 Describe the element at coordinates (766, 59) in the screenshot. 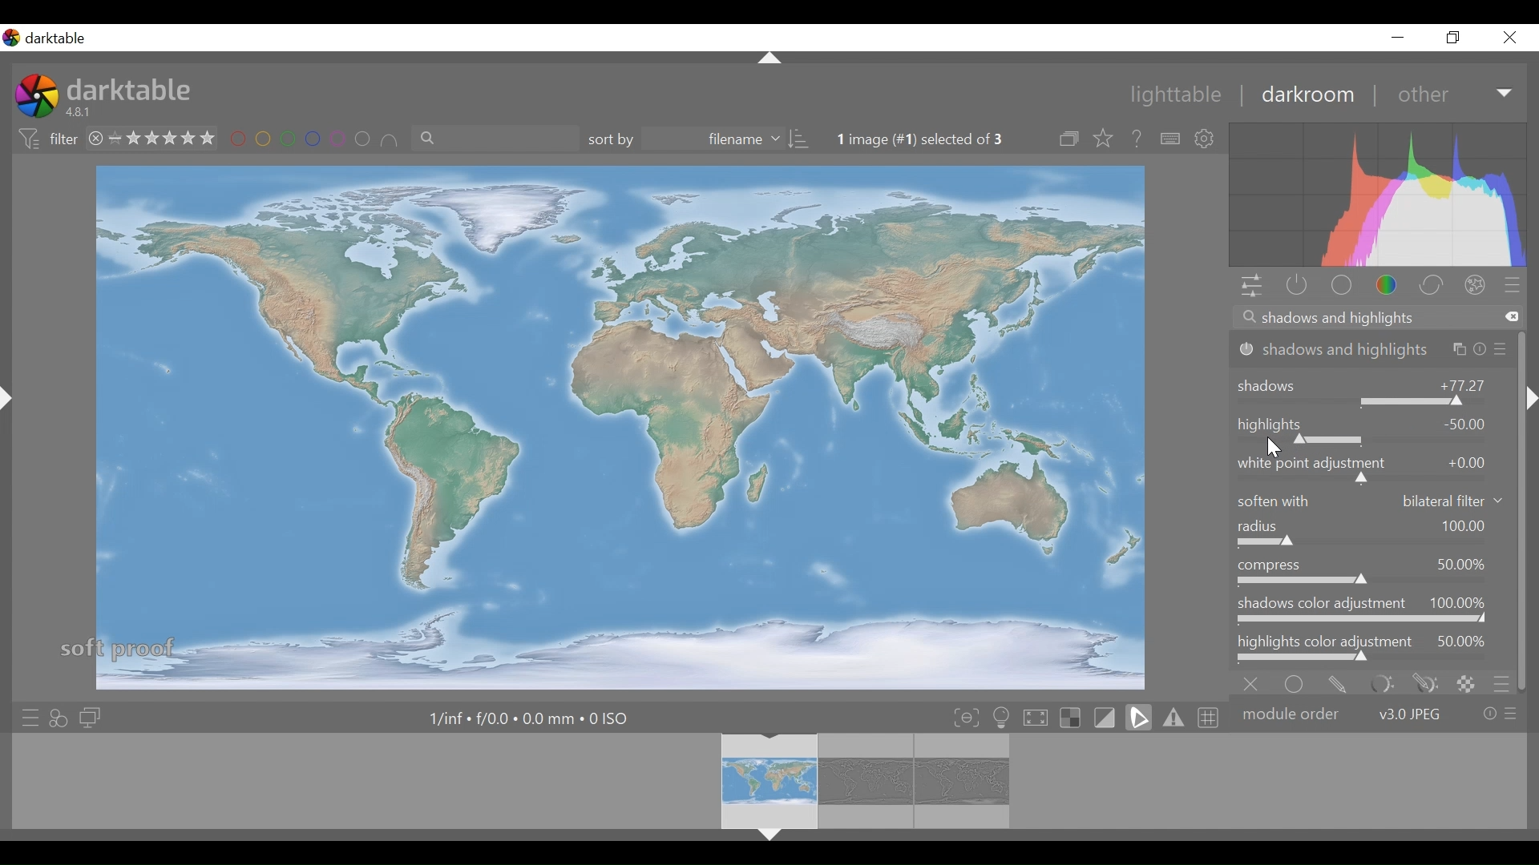

I see `` at that location.